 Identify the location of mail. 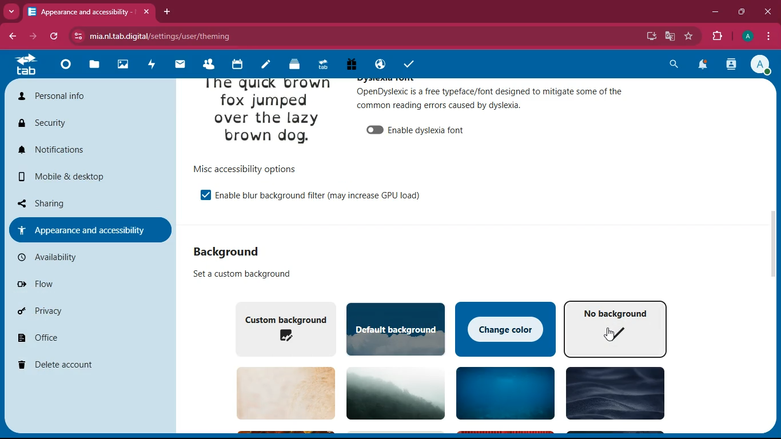
(179, 65).